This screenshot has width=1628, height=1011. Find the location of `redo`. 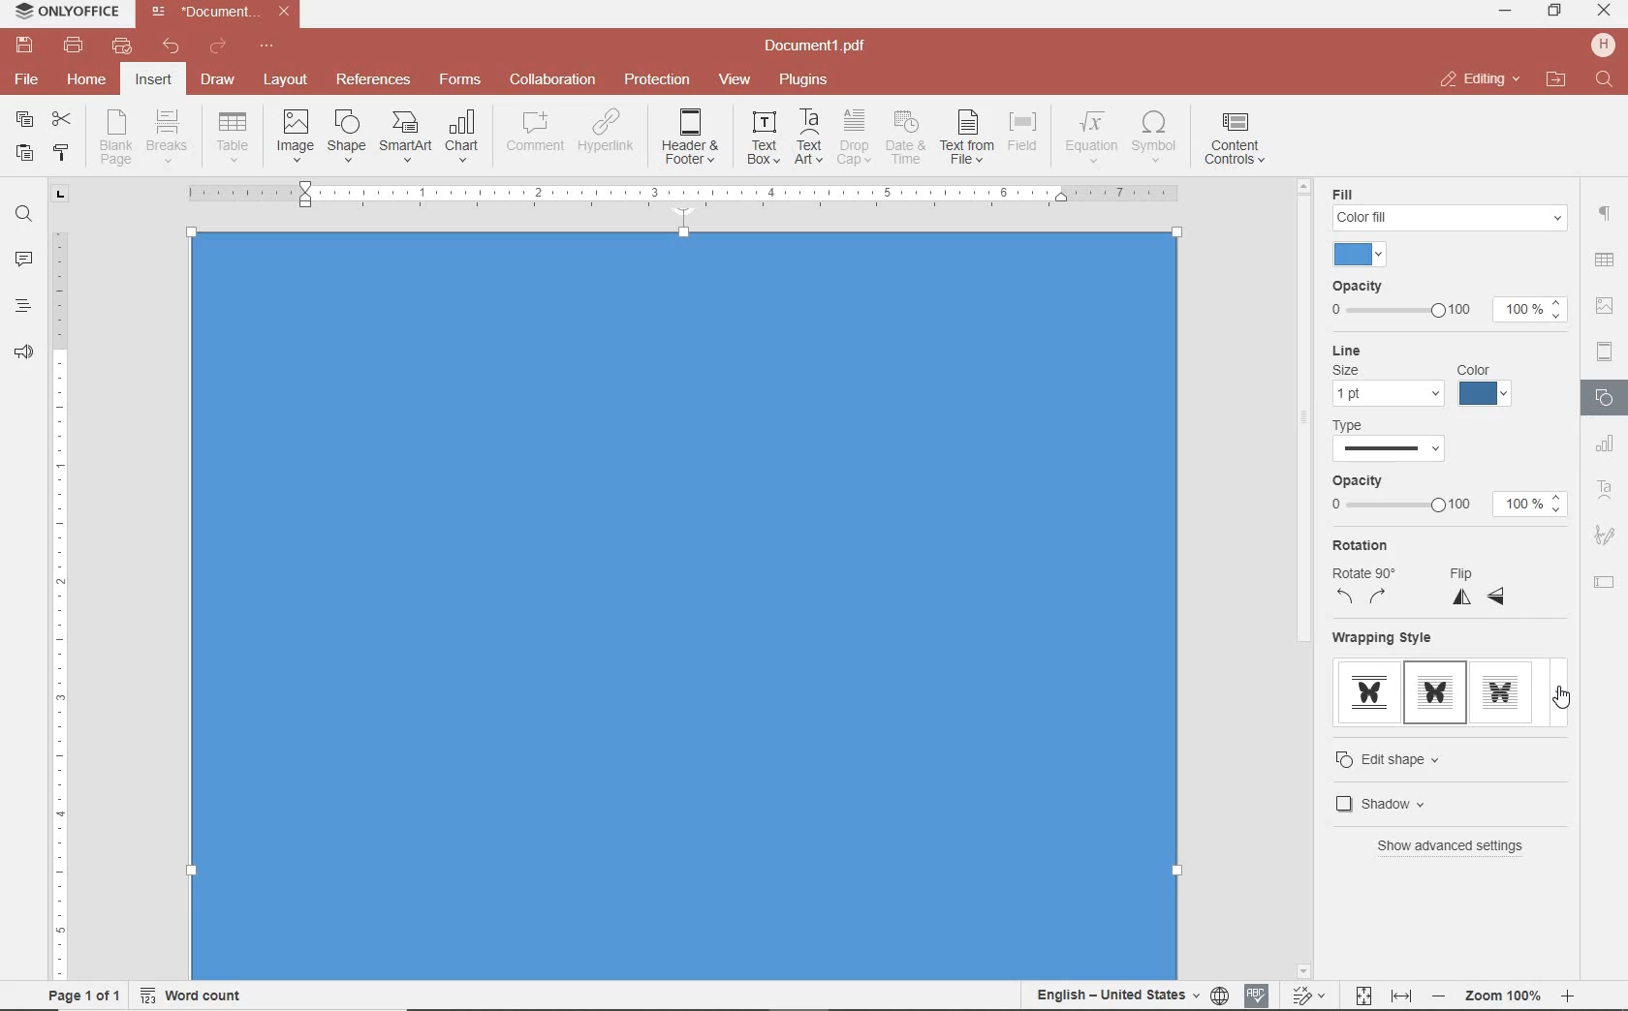

redo is located at coordinates (216, 49).